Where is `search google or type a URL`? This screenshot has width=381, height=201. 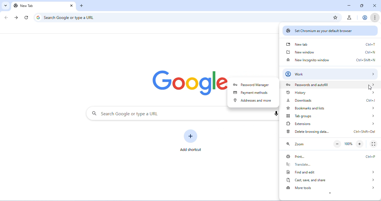 search google or type a URL is located at coordinates (179, 114).